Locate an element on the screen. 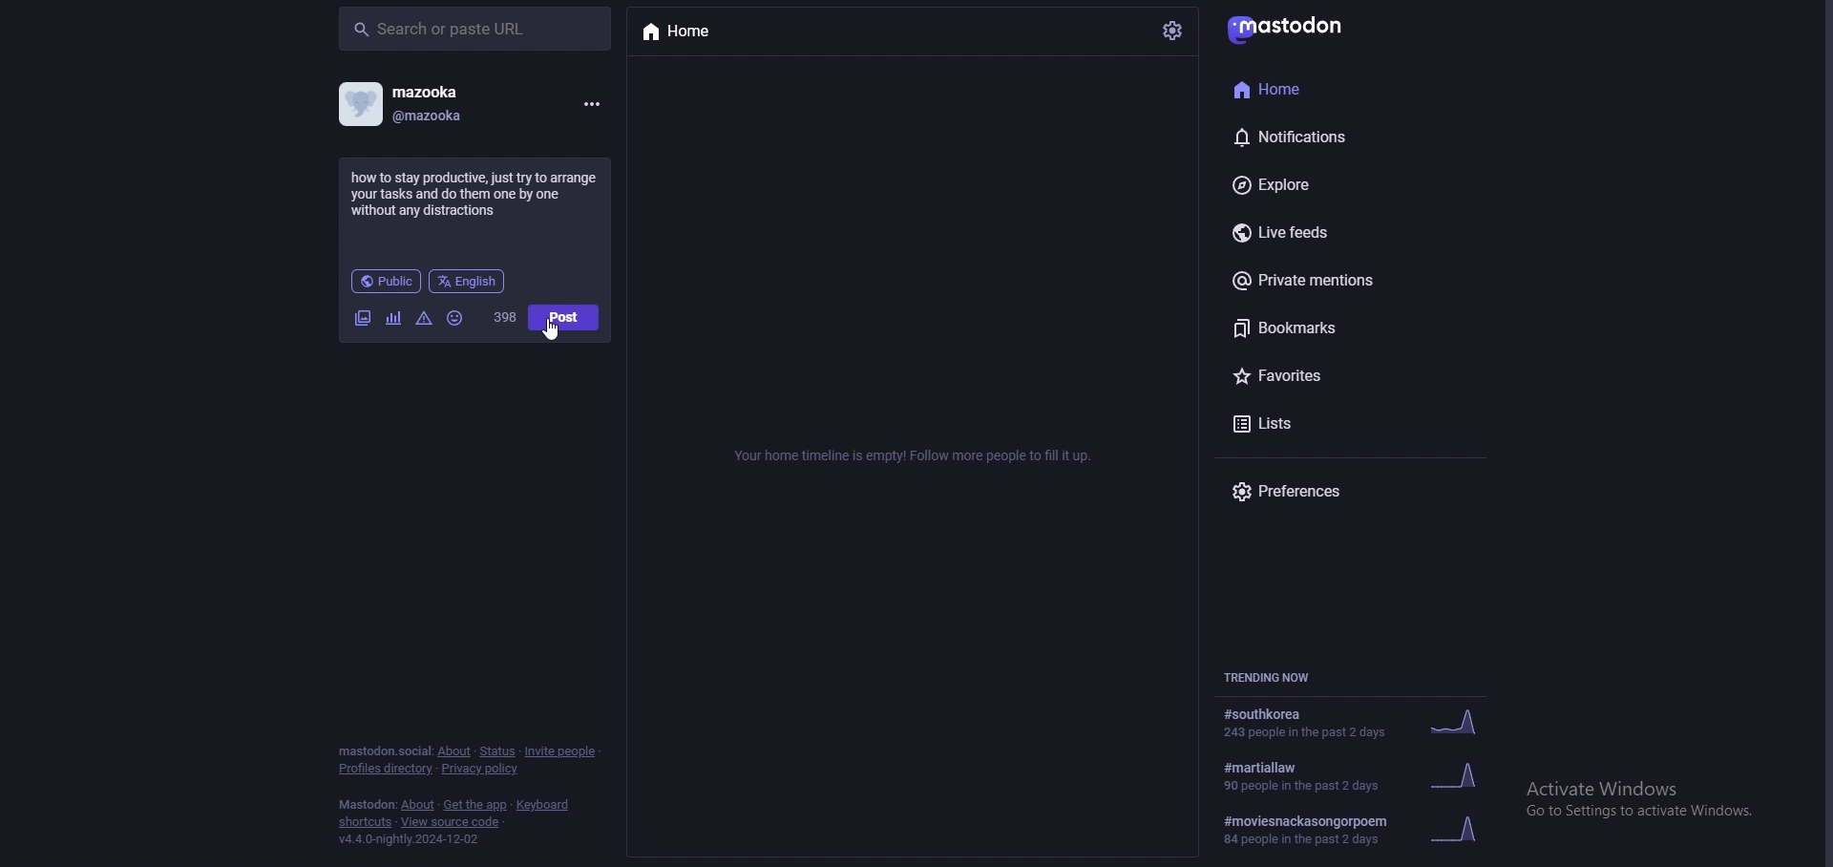  version is located at coordinates (416, 840).